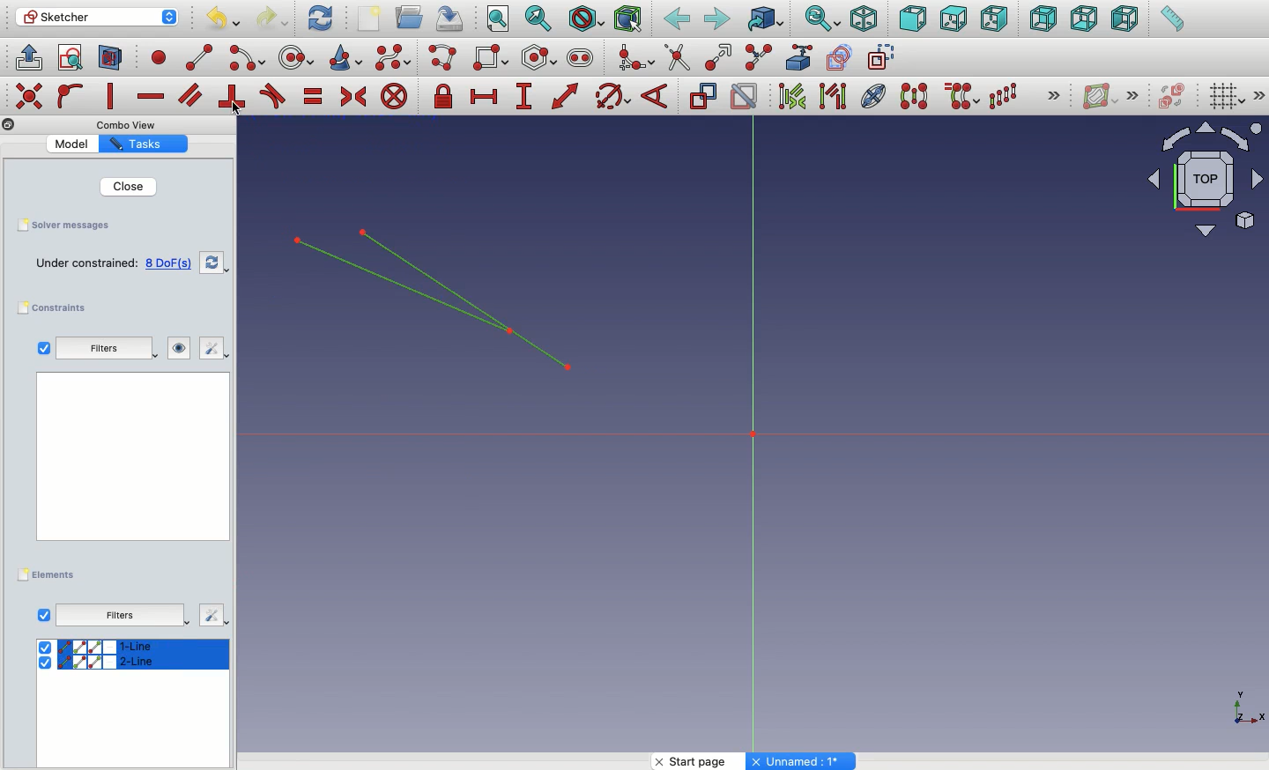 The image size is (1269, 770). I want to click on Constrain angle, so click(657, 96).